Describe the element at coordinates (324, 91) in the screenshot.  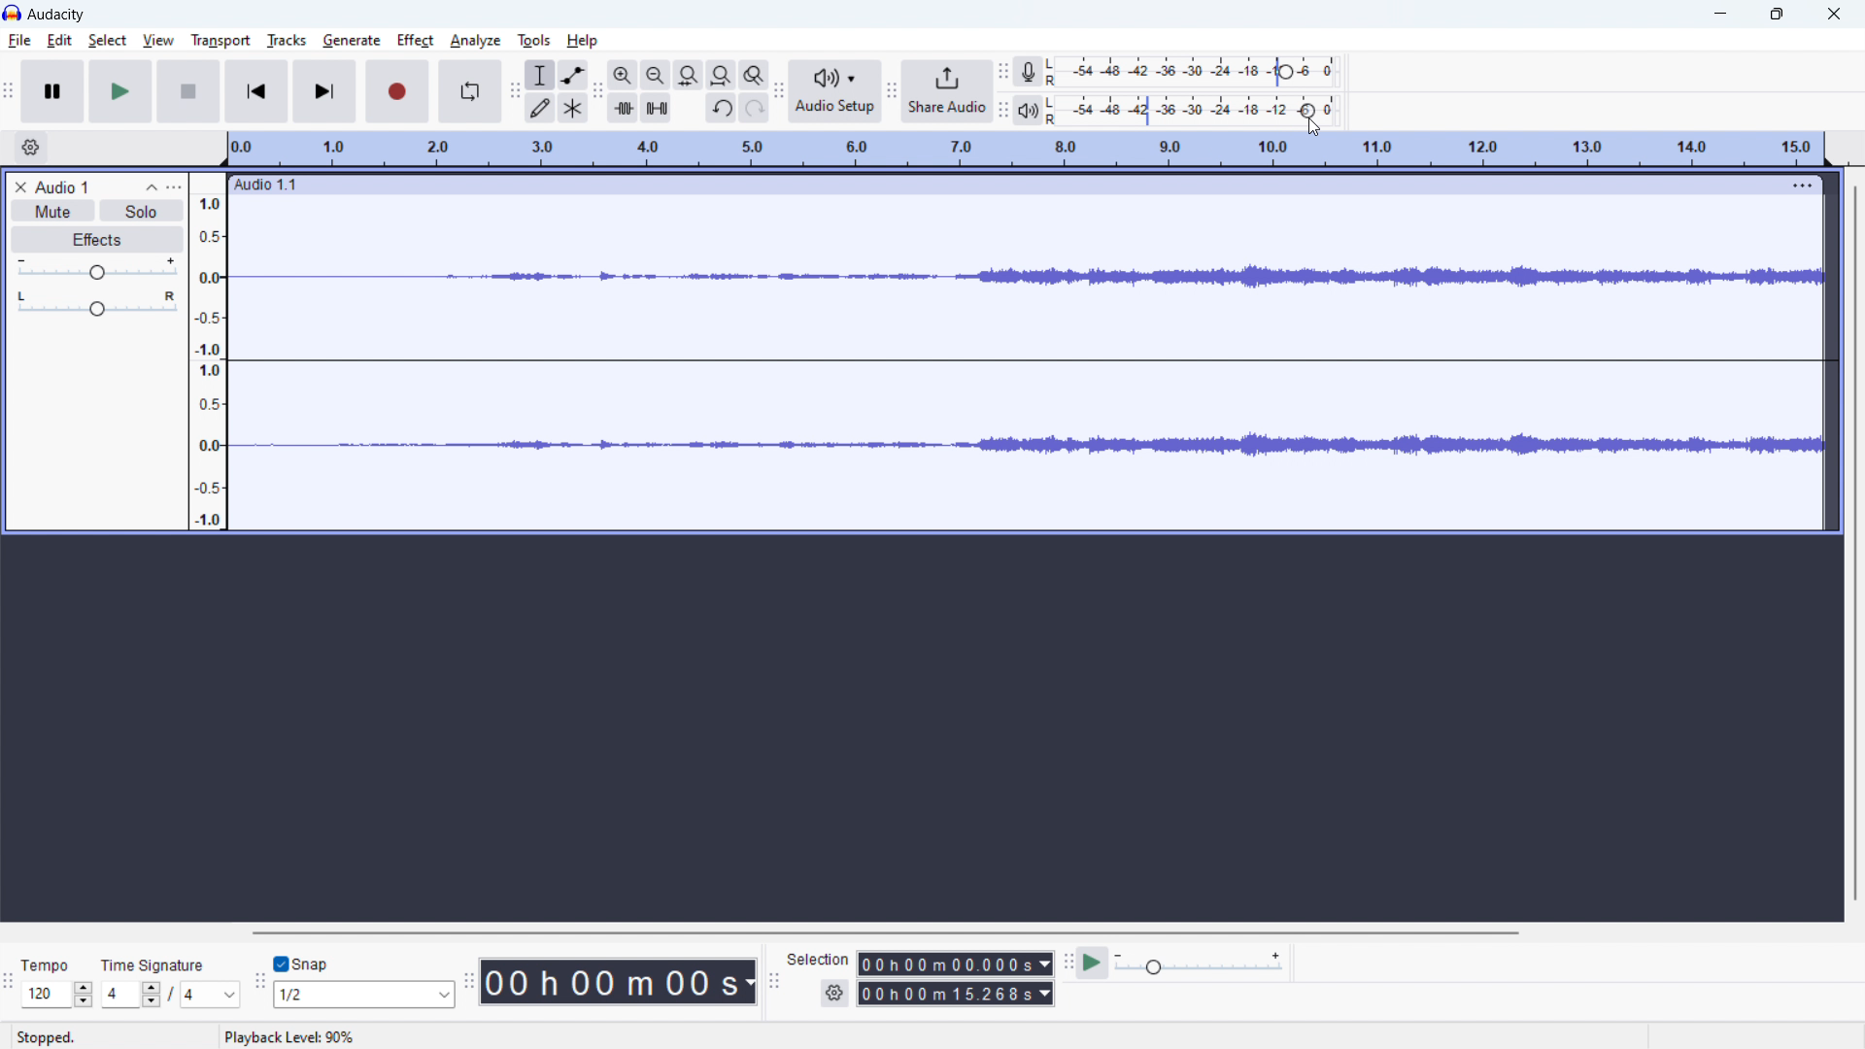
I see `skip to last` at that location.